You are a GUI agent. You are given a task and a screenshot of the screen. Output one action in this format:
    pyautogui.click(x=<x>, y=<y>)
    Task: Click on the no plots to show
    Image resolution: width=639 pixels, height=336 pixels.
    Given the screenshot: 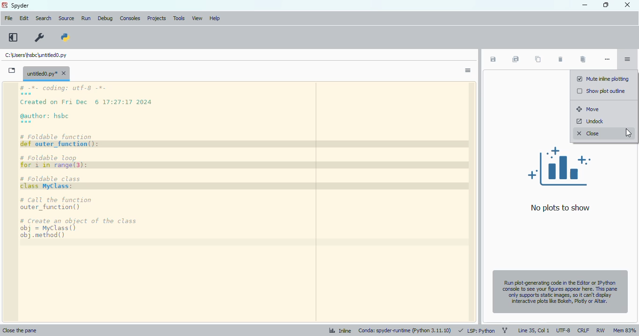 What is the action you would take?
    pyautogui.click(x=560, y=179)
    